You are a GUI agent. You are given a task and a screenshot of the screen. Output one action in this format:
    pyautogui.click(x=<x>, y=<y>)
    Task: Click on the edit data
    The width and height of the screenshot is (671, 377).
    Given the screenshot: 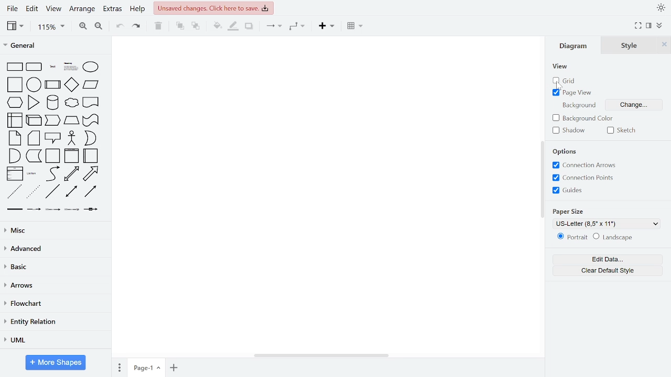 What is the action you would take?
    pyautogui.click(x=607, y=260)
    